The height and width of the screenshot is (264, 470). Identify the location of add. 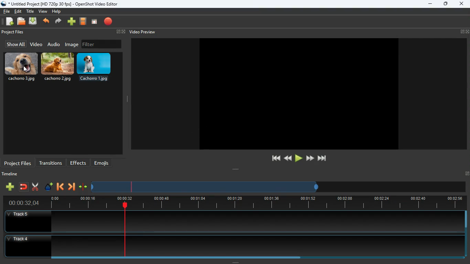
(10, 187).